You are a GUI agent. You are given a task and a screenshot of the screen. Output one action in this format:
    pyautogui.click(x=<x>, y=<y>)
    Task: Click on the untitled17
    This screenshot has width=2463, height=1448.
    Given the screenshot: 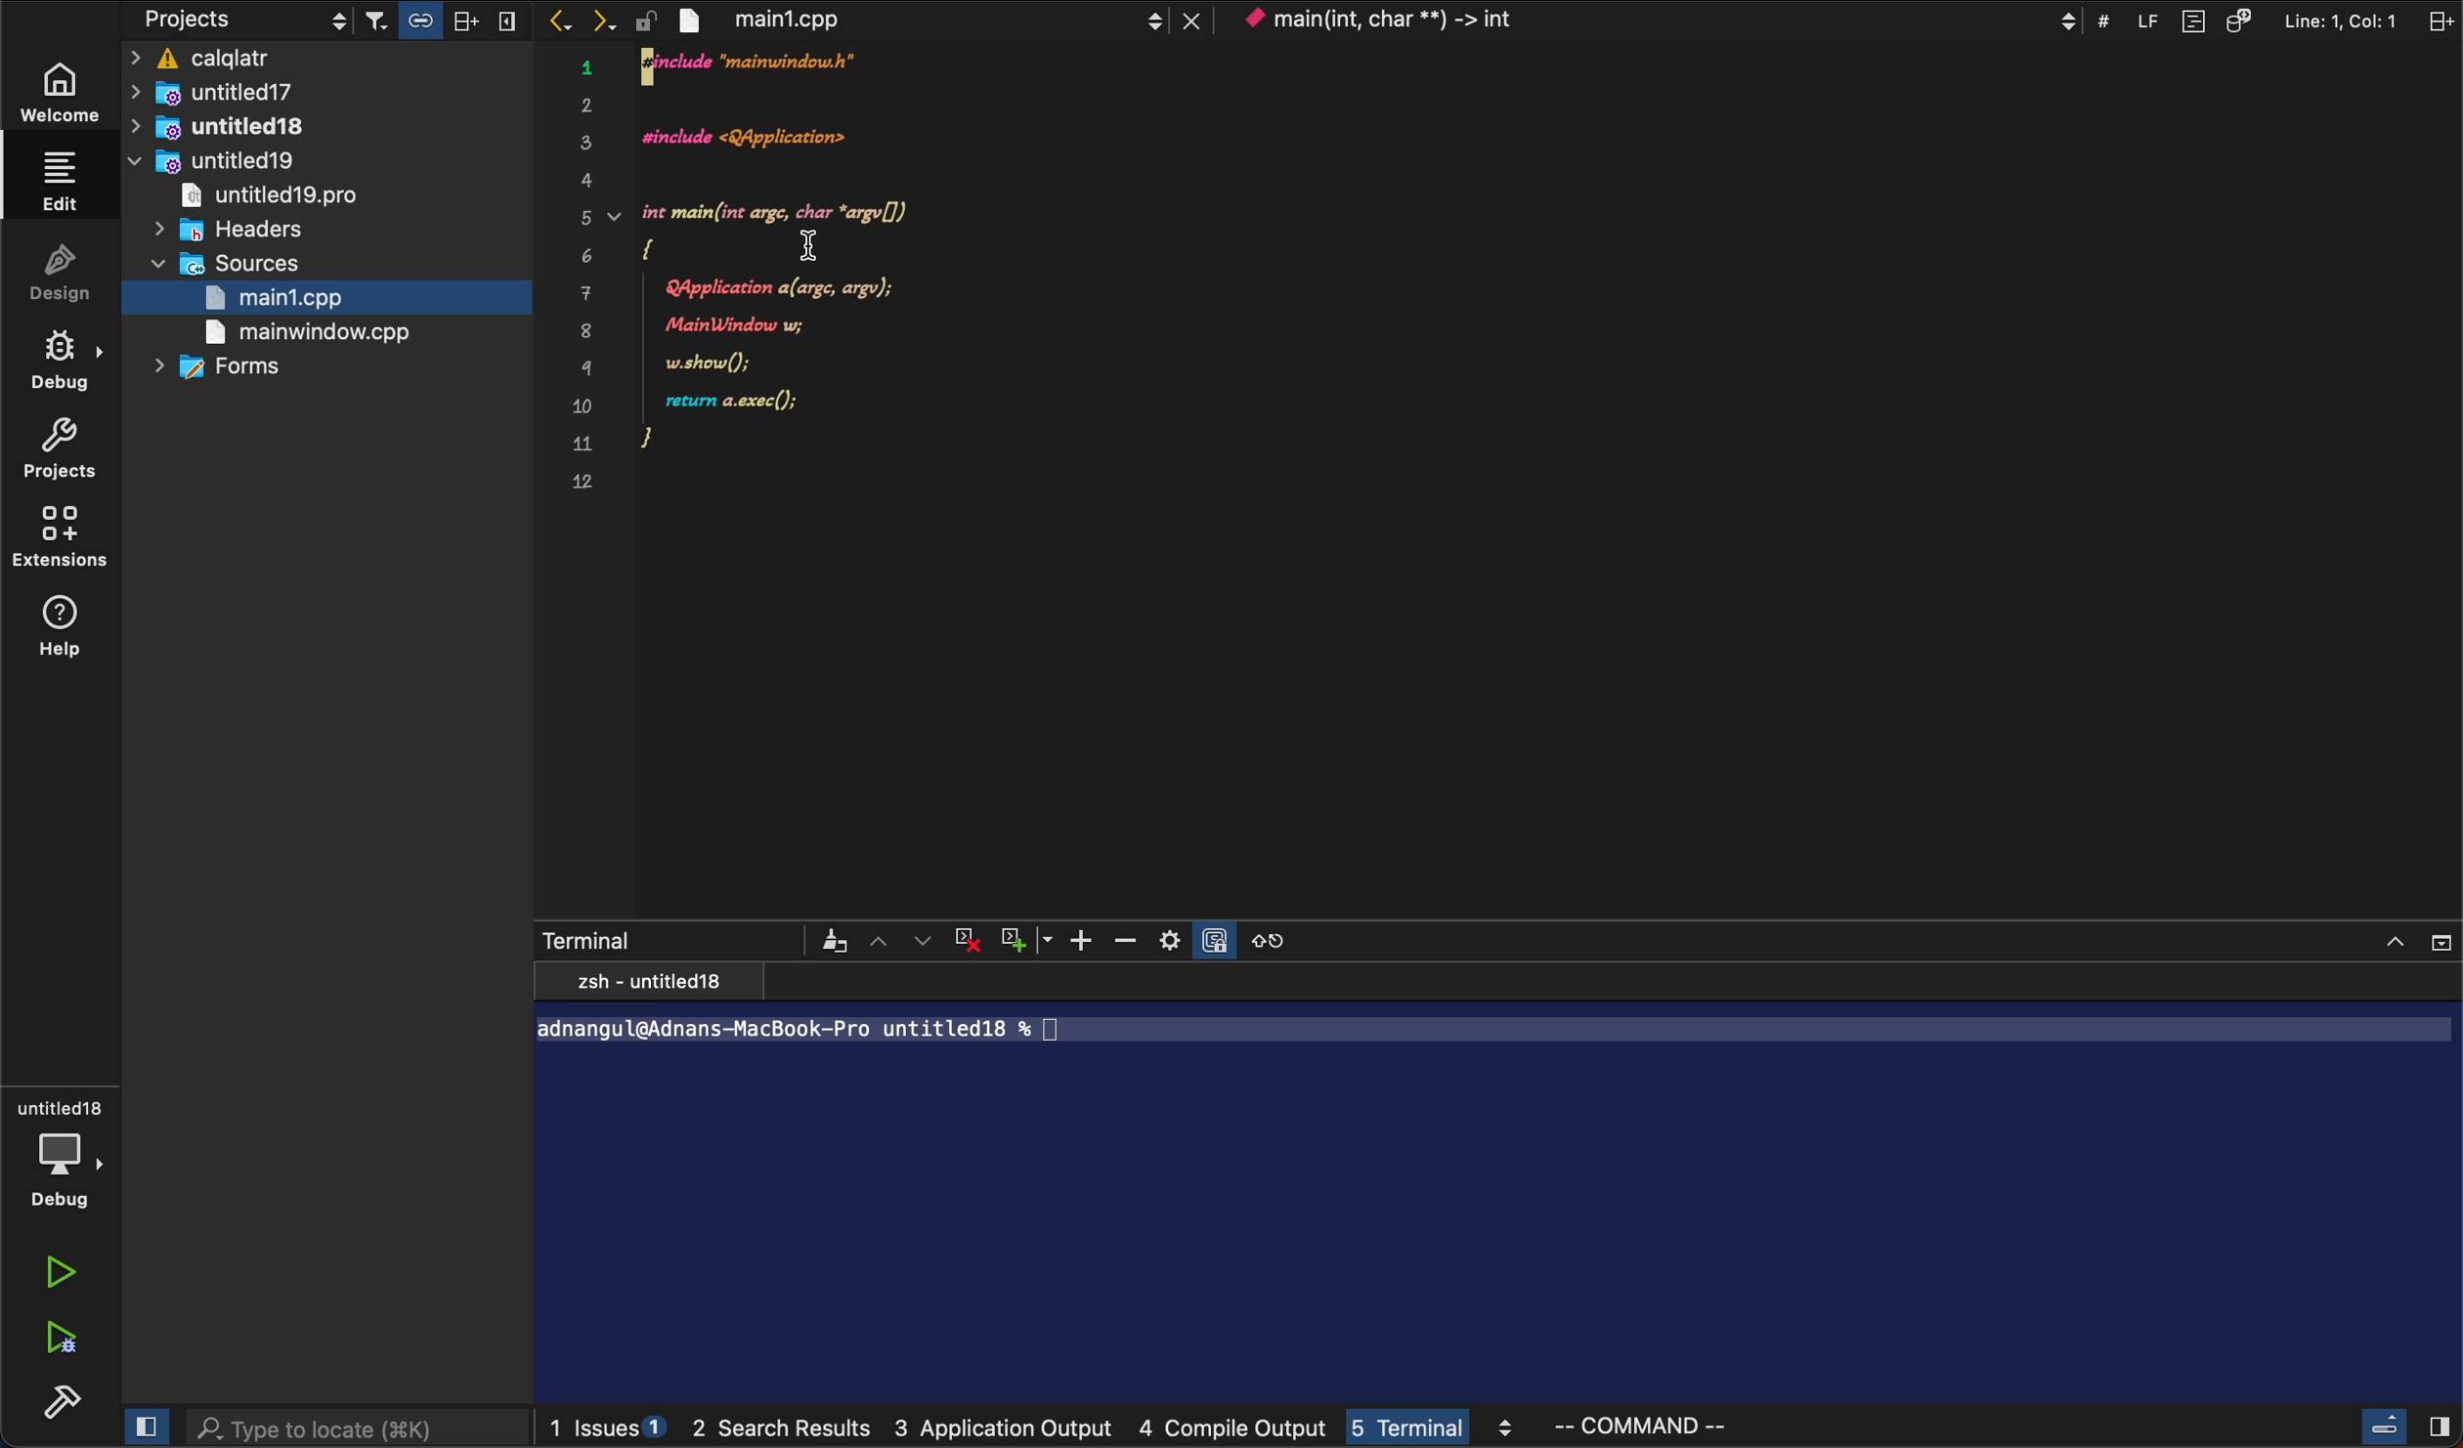 What is the action you would take?
    pyautogui.click(x=260, y=94)
    